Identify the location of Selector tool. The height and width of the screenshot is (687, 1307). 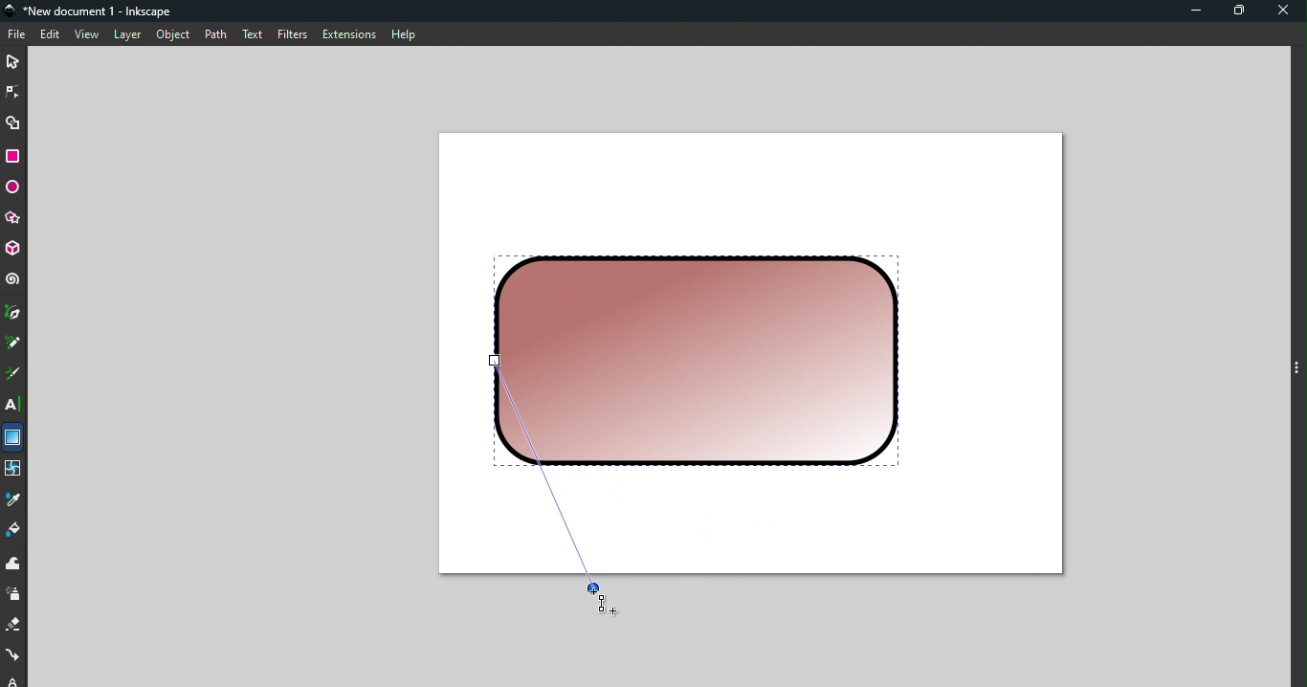
(13, 59).